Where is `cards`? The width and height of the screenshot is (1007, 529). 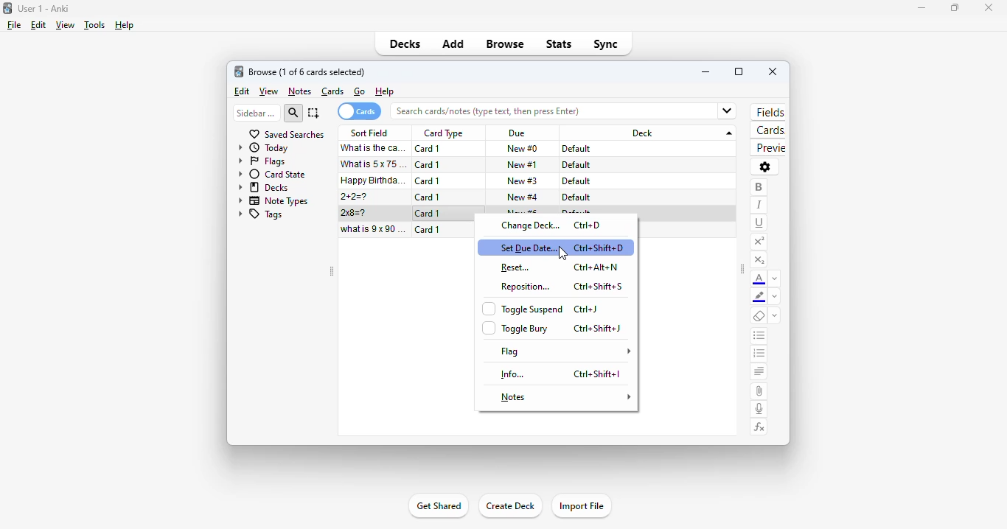
cards is located at coordinates (359, 111).